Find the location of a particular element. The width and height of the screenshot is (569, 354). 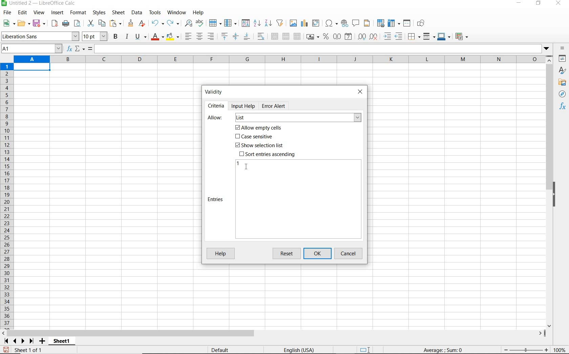

standard selection is located at coordinates (365, 350).